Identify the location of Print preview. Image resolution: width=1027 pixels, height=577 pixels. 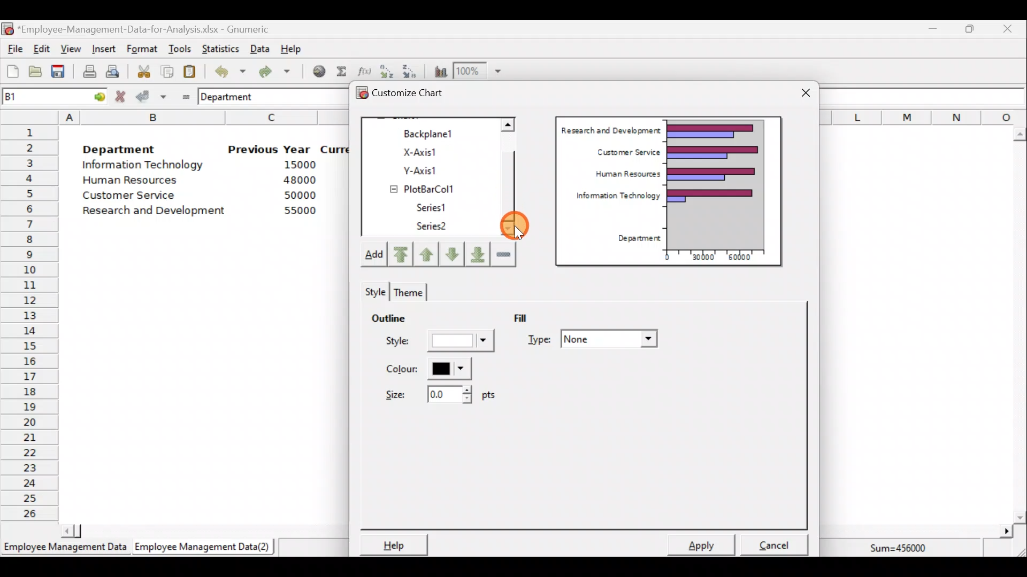
(112, 70).